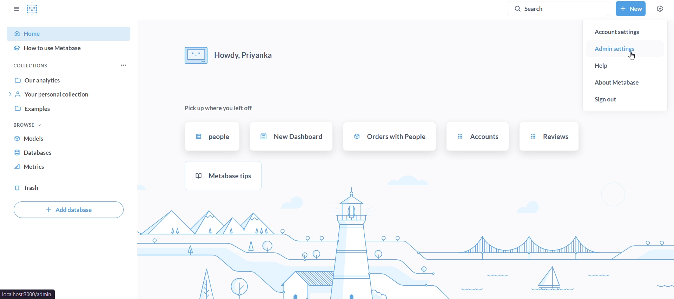 The height and width of the screenshot is (299, 674). I want to click on browse, so click(28, 124).